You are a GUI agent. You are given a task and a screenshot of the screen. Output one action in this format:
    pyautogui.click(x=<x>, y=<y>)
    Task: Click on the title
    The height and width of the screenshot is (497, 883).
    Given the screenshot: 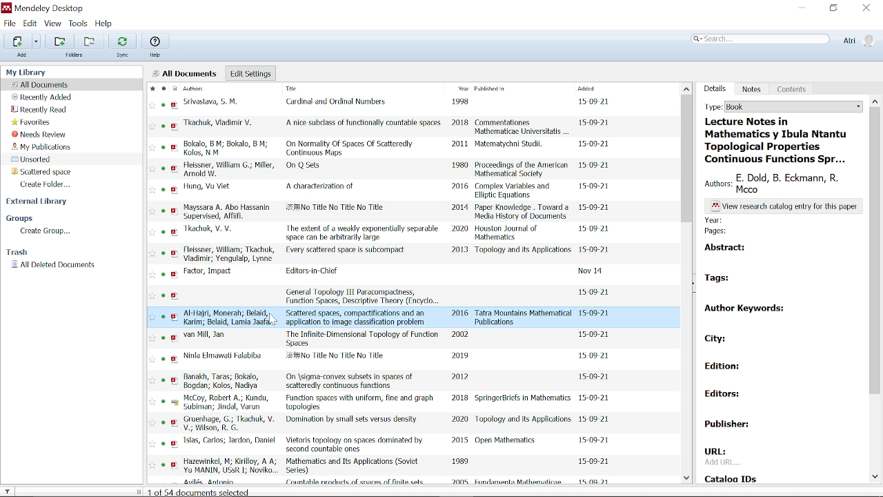 What is the action you would take?
    pyautogui.click(x=313, y=272)
    